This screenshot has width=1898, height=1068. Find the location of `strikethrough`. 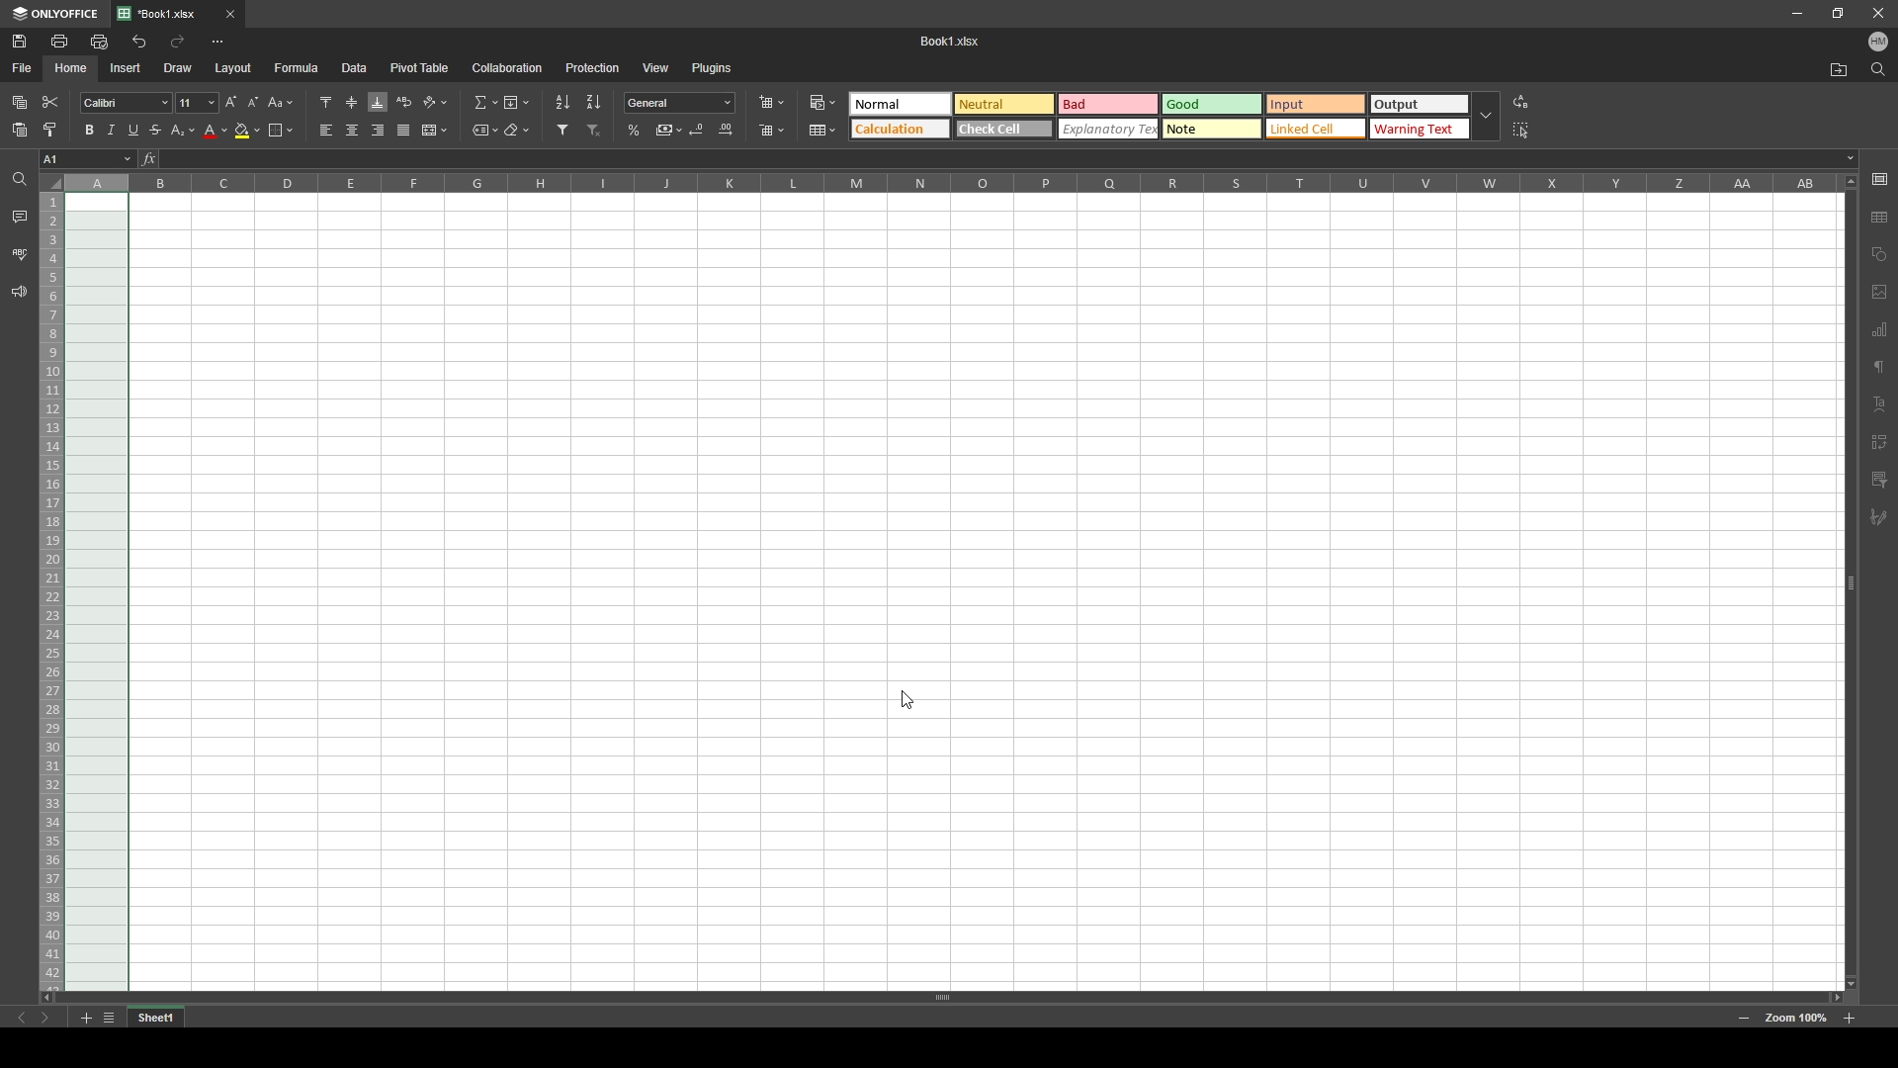

strikethrough is located at coordinates (156, 131).